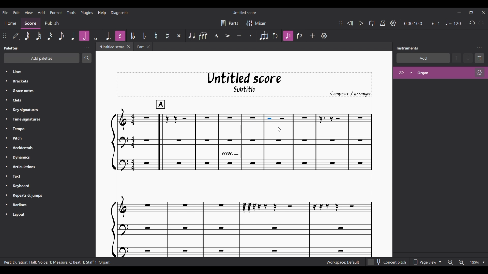 This screenshot has height=274, width=488. I want to click on Page view options, so click(426, 262).